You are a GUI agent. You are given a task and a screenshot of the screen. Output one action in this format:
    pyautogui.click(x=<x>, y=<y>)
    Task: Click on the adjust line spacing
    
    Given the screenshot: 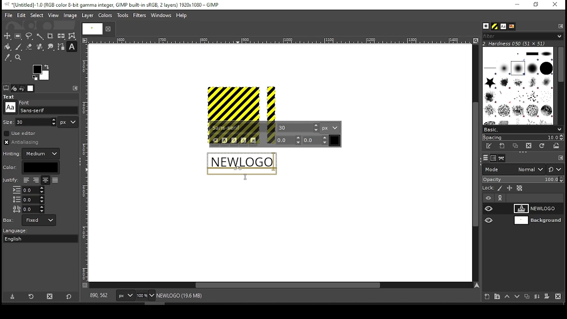 What is the action you would take?
    pyautogui.click(x=28, y=199)
    